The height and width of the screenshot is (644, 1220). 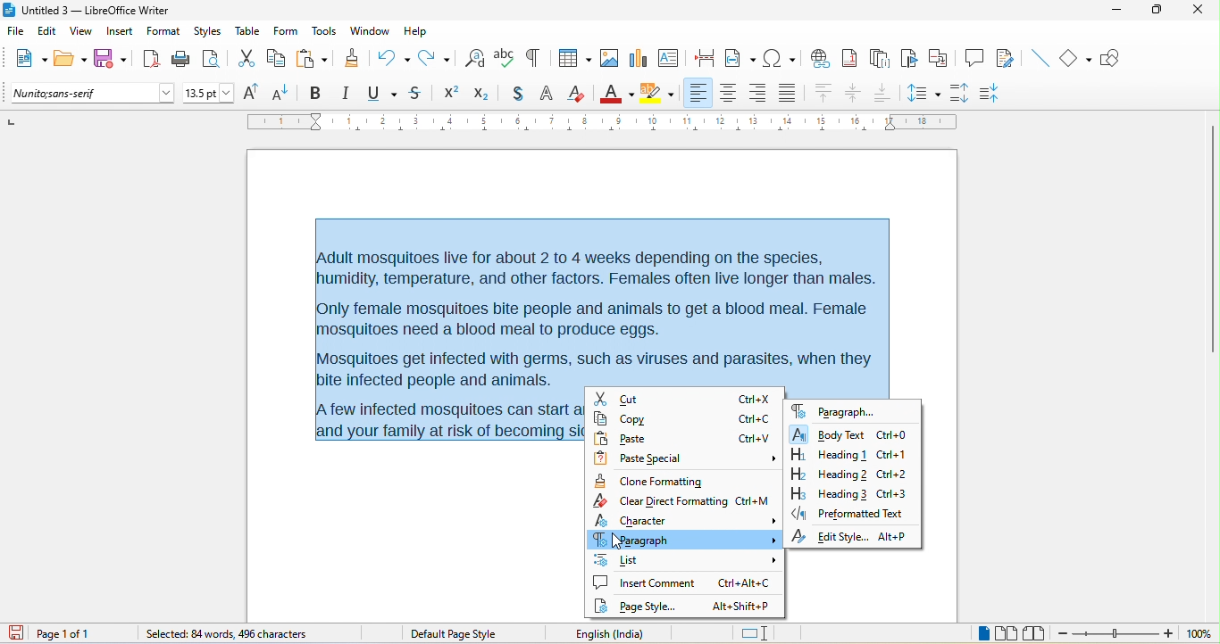 I want to click on new, so click(x=28, y=61).